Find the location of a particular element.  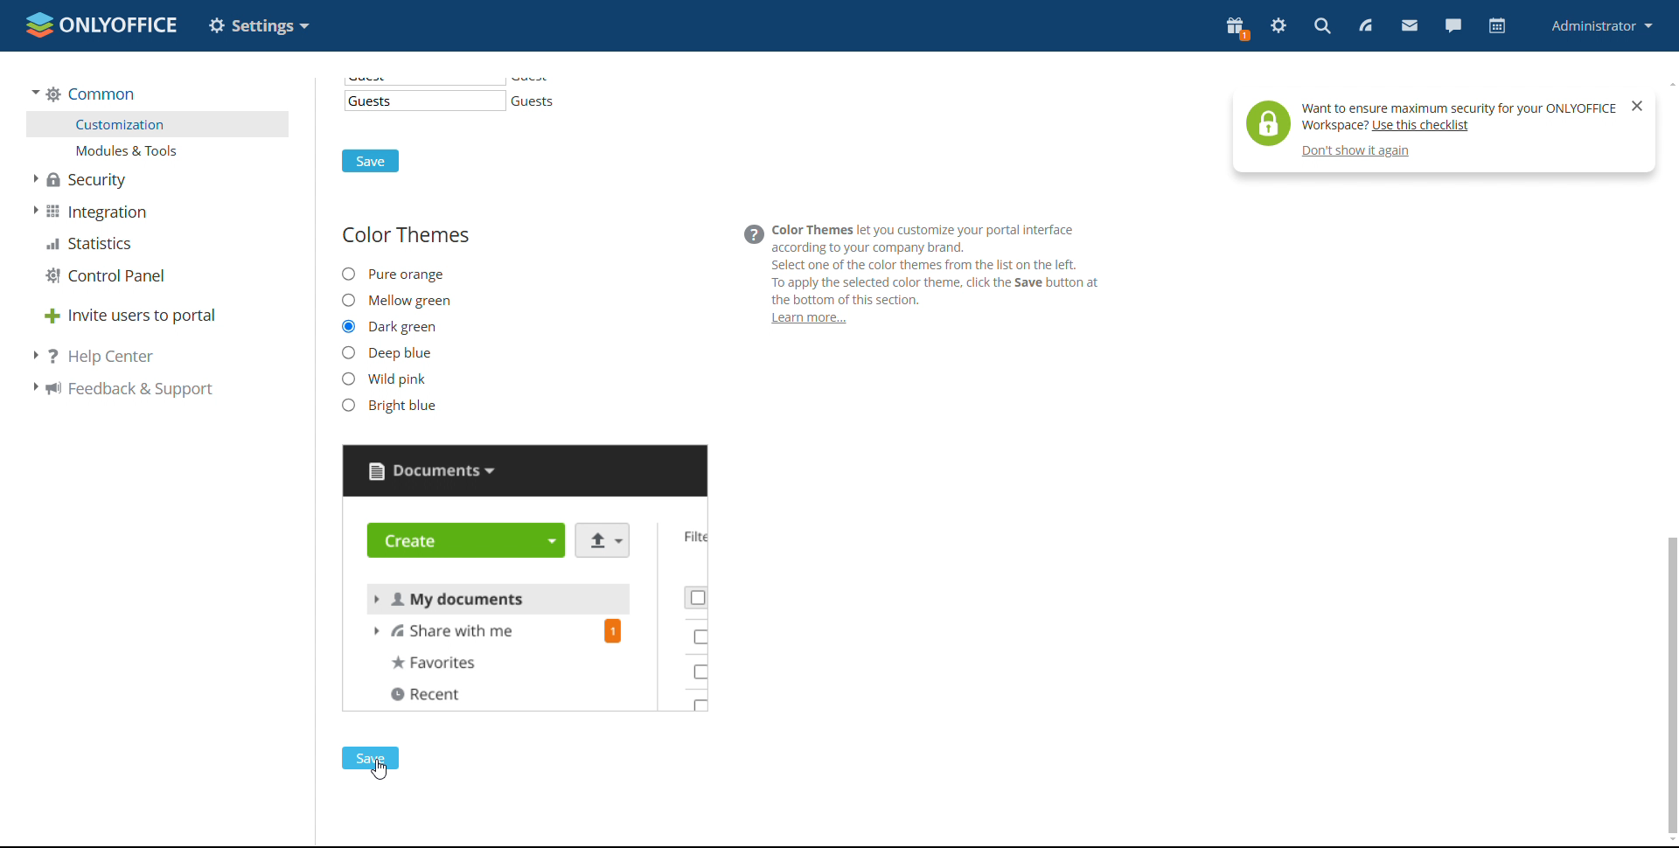

option changed is located at coordinates (259, 24).